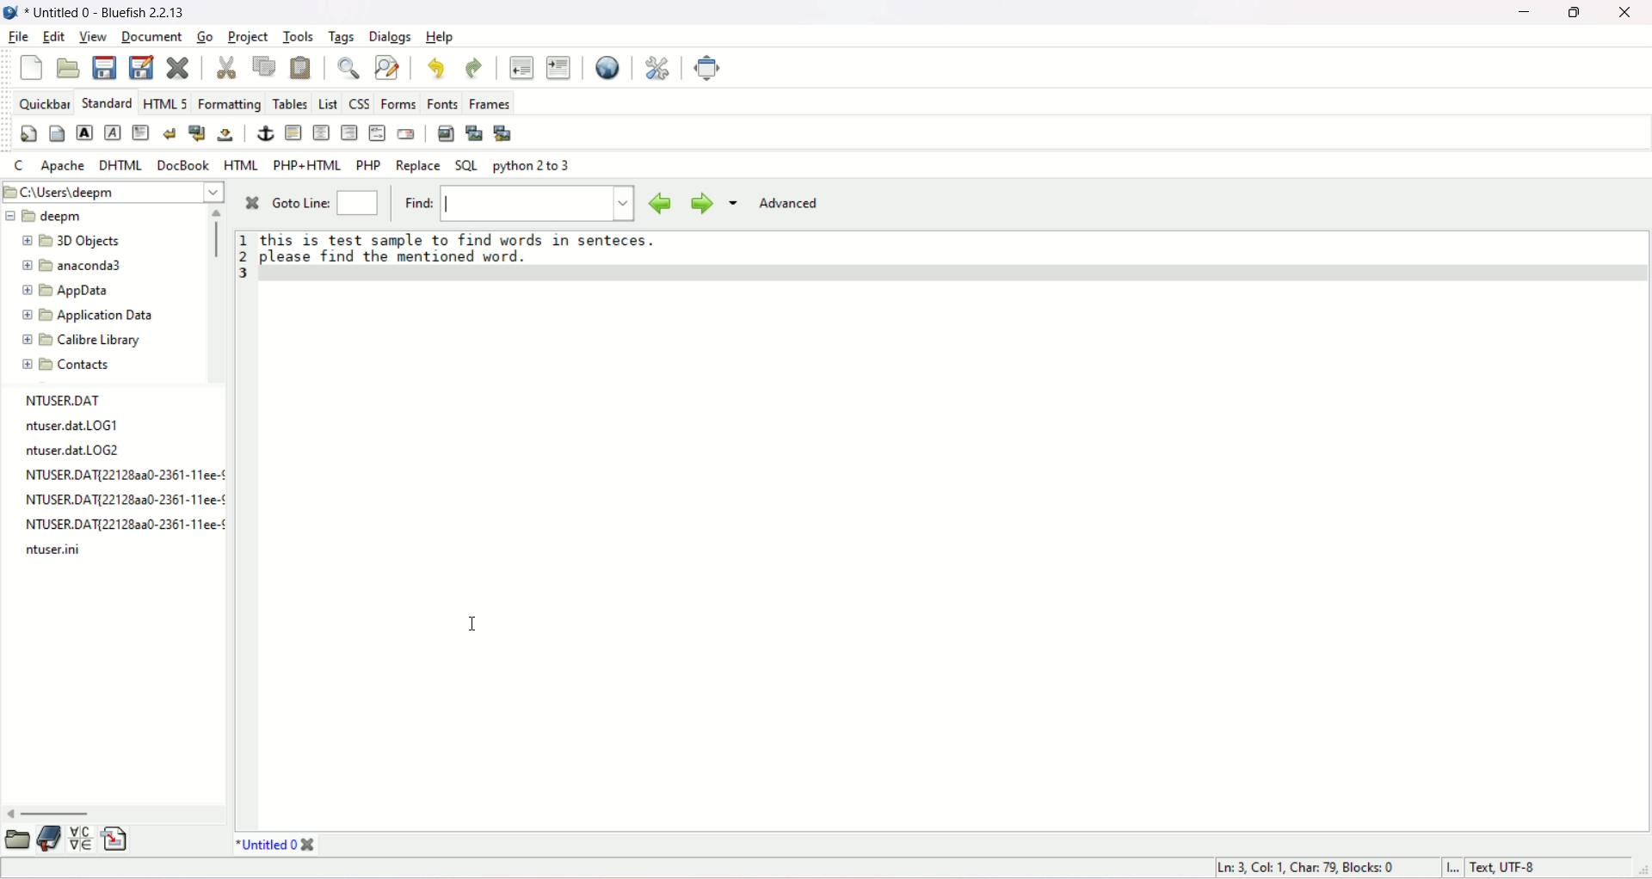  Describe the element at coordinates (1501, 867) in the screenshot. I see `text, UTF-8` at that location.